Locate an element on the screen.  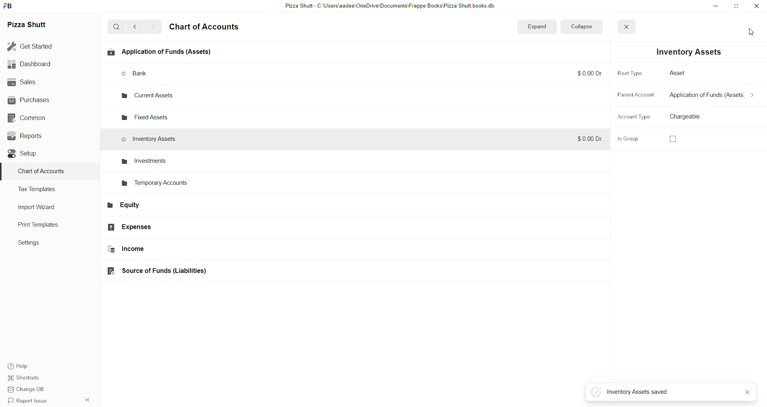
settings  is located at coordinates (36, 245).